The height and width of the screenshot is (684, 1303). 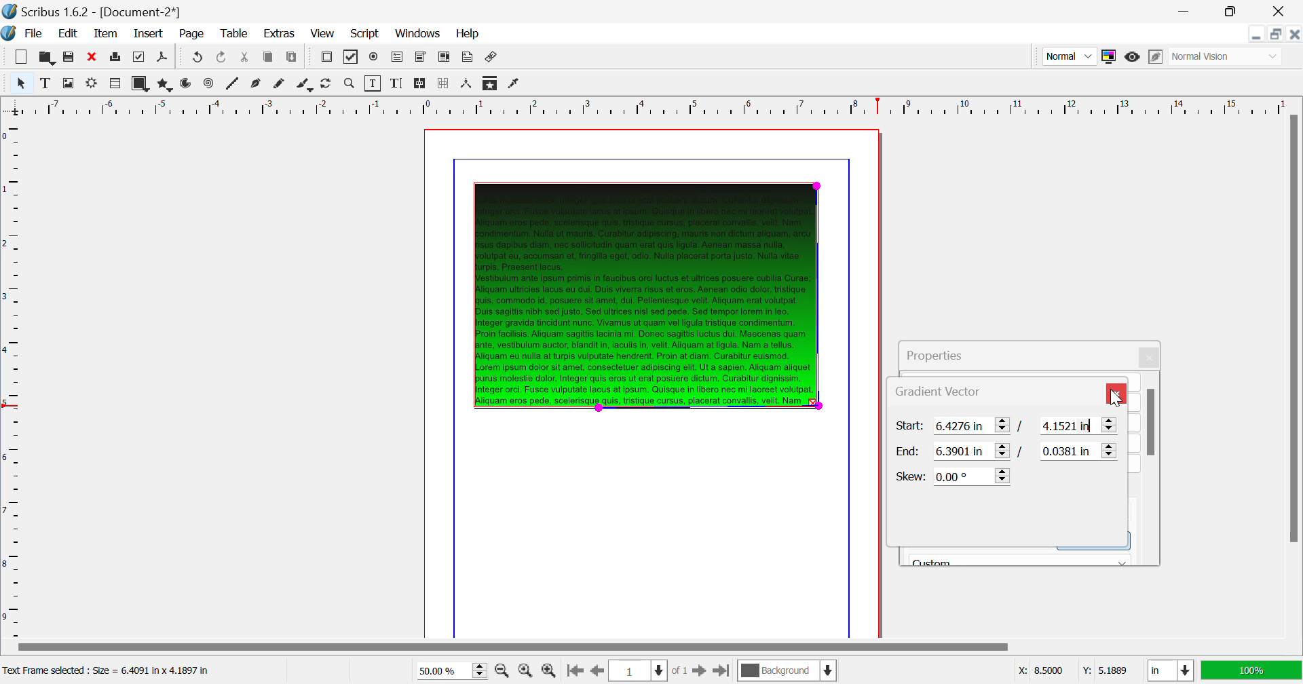 What do you see at coordinates (1008, 451) in the screenshot?
I see `Gradient Vector End` at bounding box center [1008, 451].